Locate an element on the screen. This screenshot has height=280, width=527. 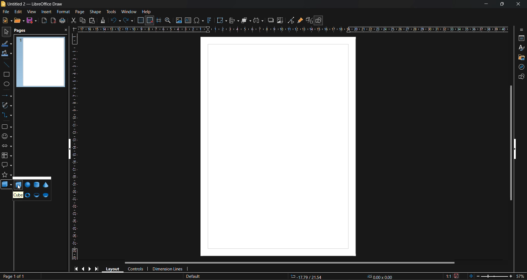
help is located at coordinates (147, 12).